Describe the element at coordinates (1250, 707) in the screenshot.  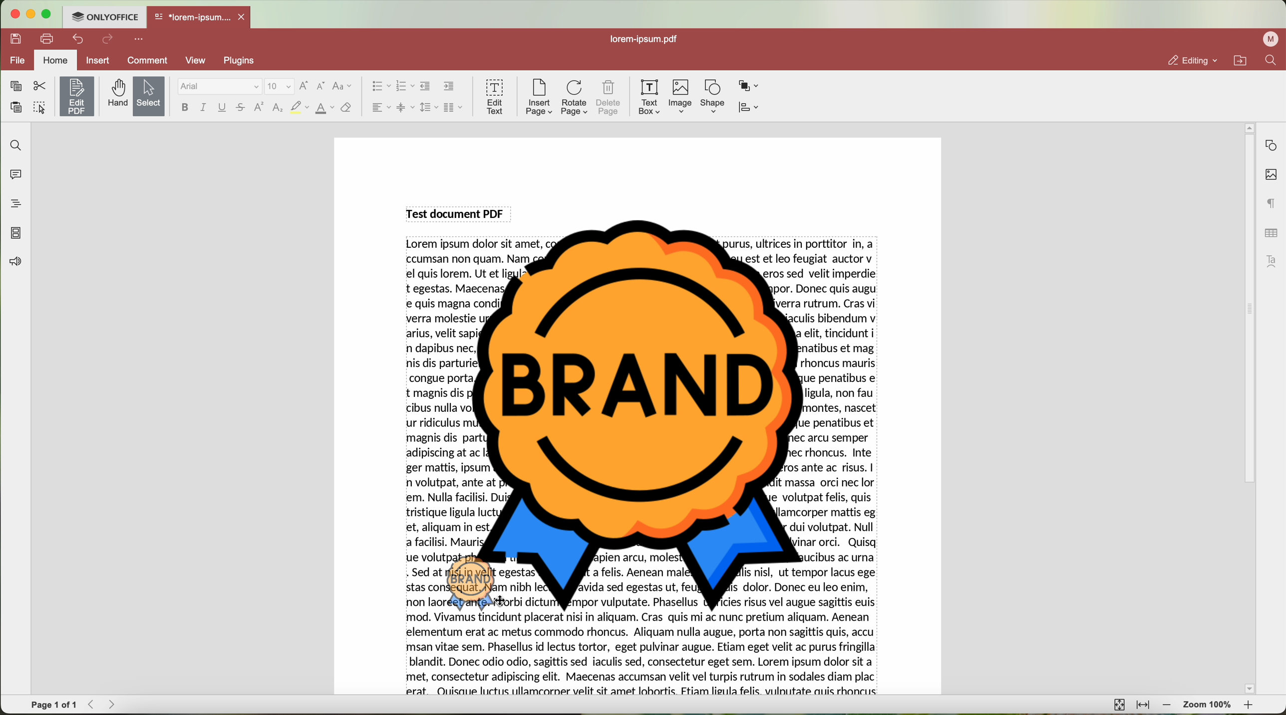
I see `zoom in` at that location.